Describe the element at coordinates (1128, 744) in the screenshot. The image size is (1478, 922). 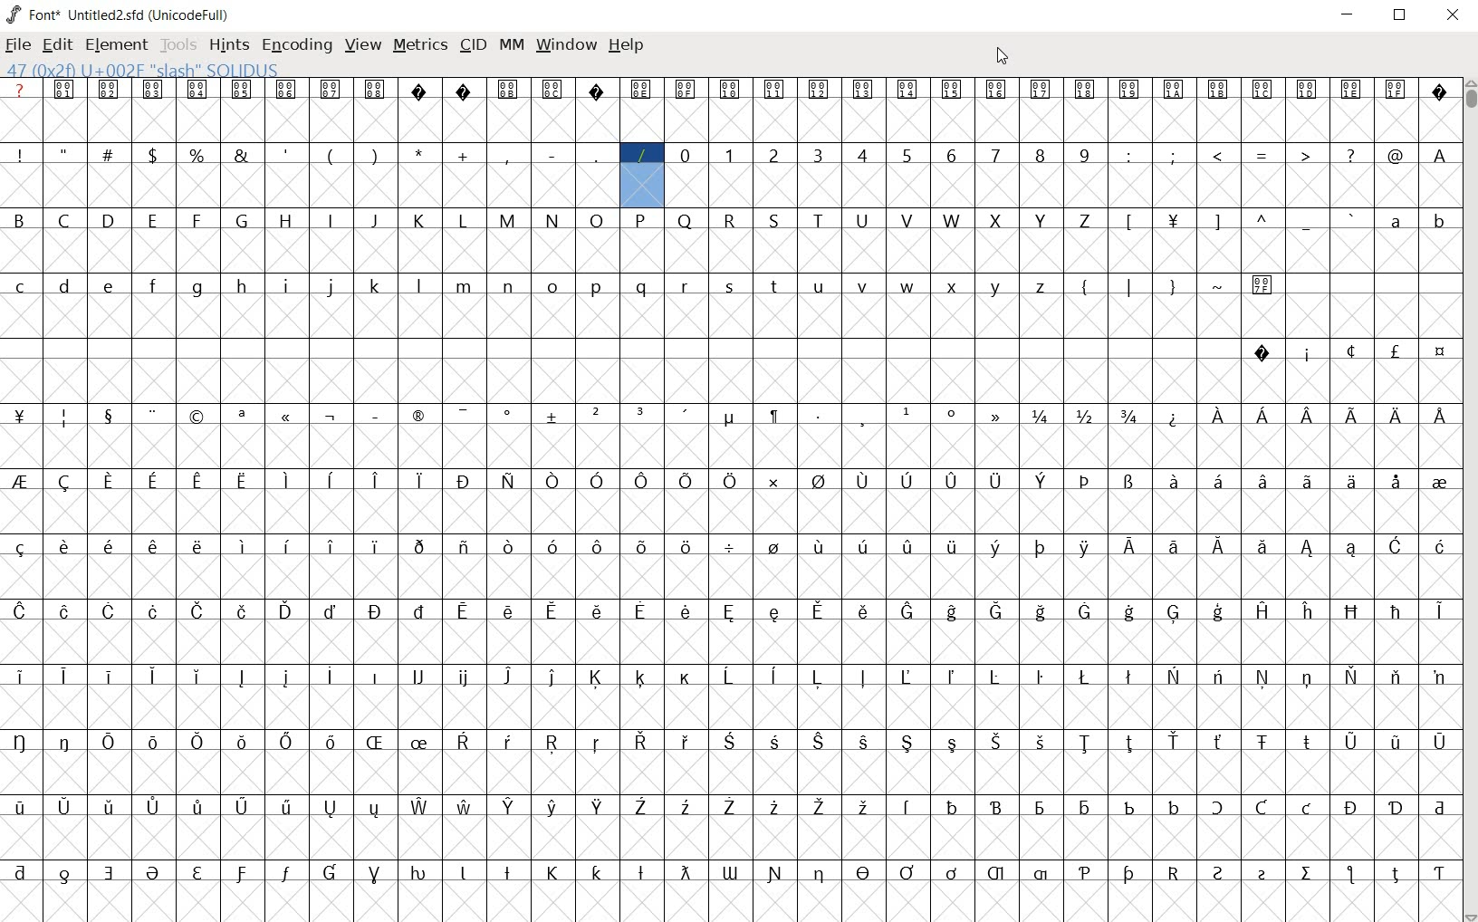
I see `glyph` at that location.